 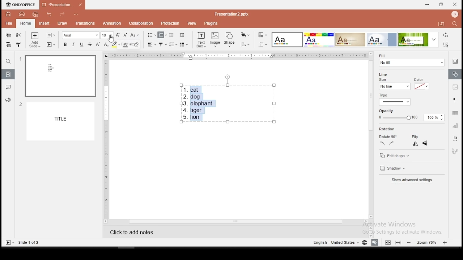 What do you see at coordinates (455, 75) in the screenshot?
I see `shape settings` at bounding box center [455, 75].